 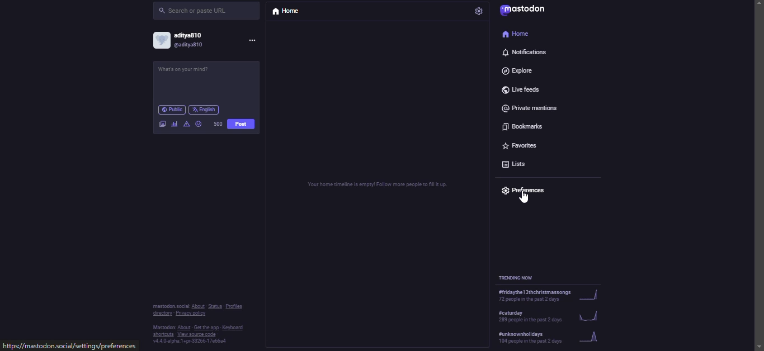 I want to click on account: aditya810, @aditya810, so click(x=182, y=41).